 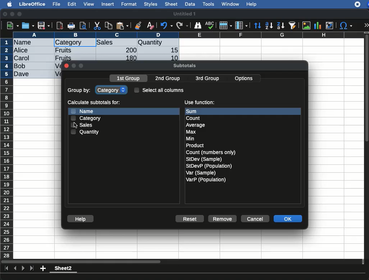 What do you see at coordinates (129, 79) in the screenshot?
I see `1st group` at bounding box center [129, 79].